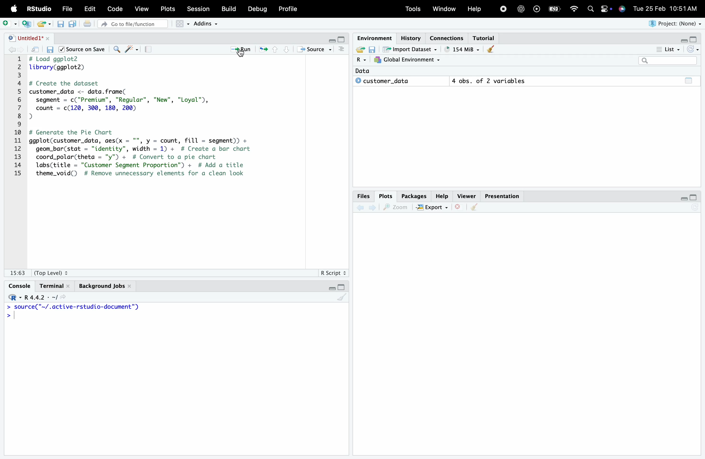  Describe the element at coordinates (695, 40) in the screenshot. I see `maximise` at that location.